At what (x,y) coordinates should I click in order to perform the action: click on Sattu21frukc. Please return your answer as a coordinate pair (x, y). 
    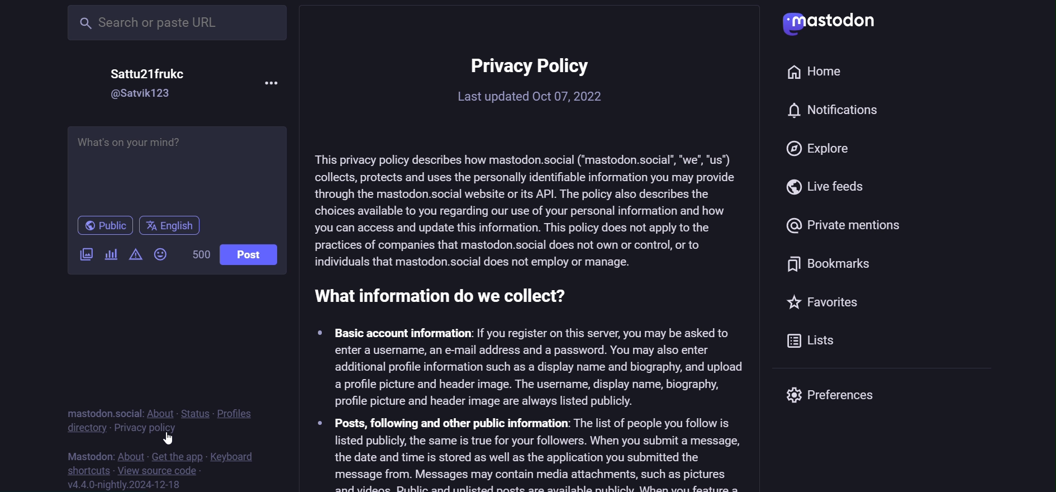
    Looking at the image, I should click on (148, 72).